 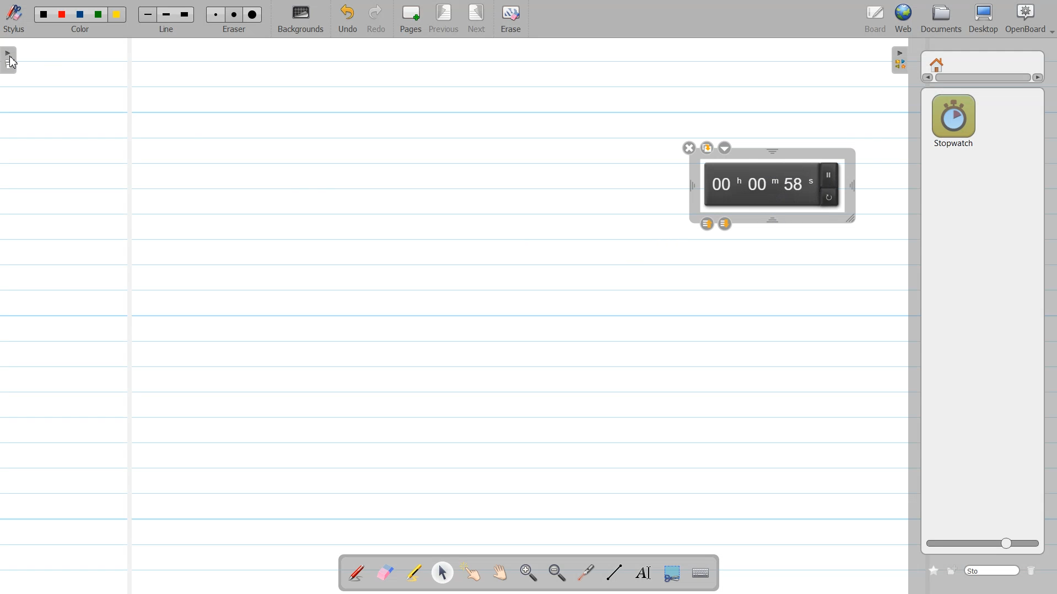 What do you see at coordinates (772, 152) in the screenshot?
I see `Time window Hight adjustment window ` at bounding box center [772, 152].